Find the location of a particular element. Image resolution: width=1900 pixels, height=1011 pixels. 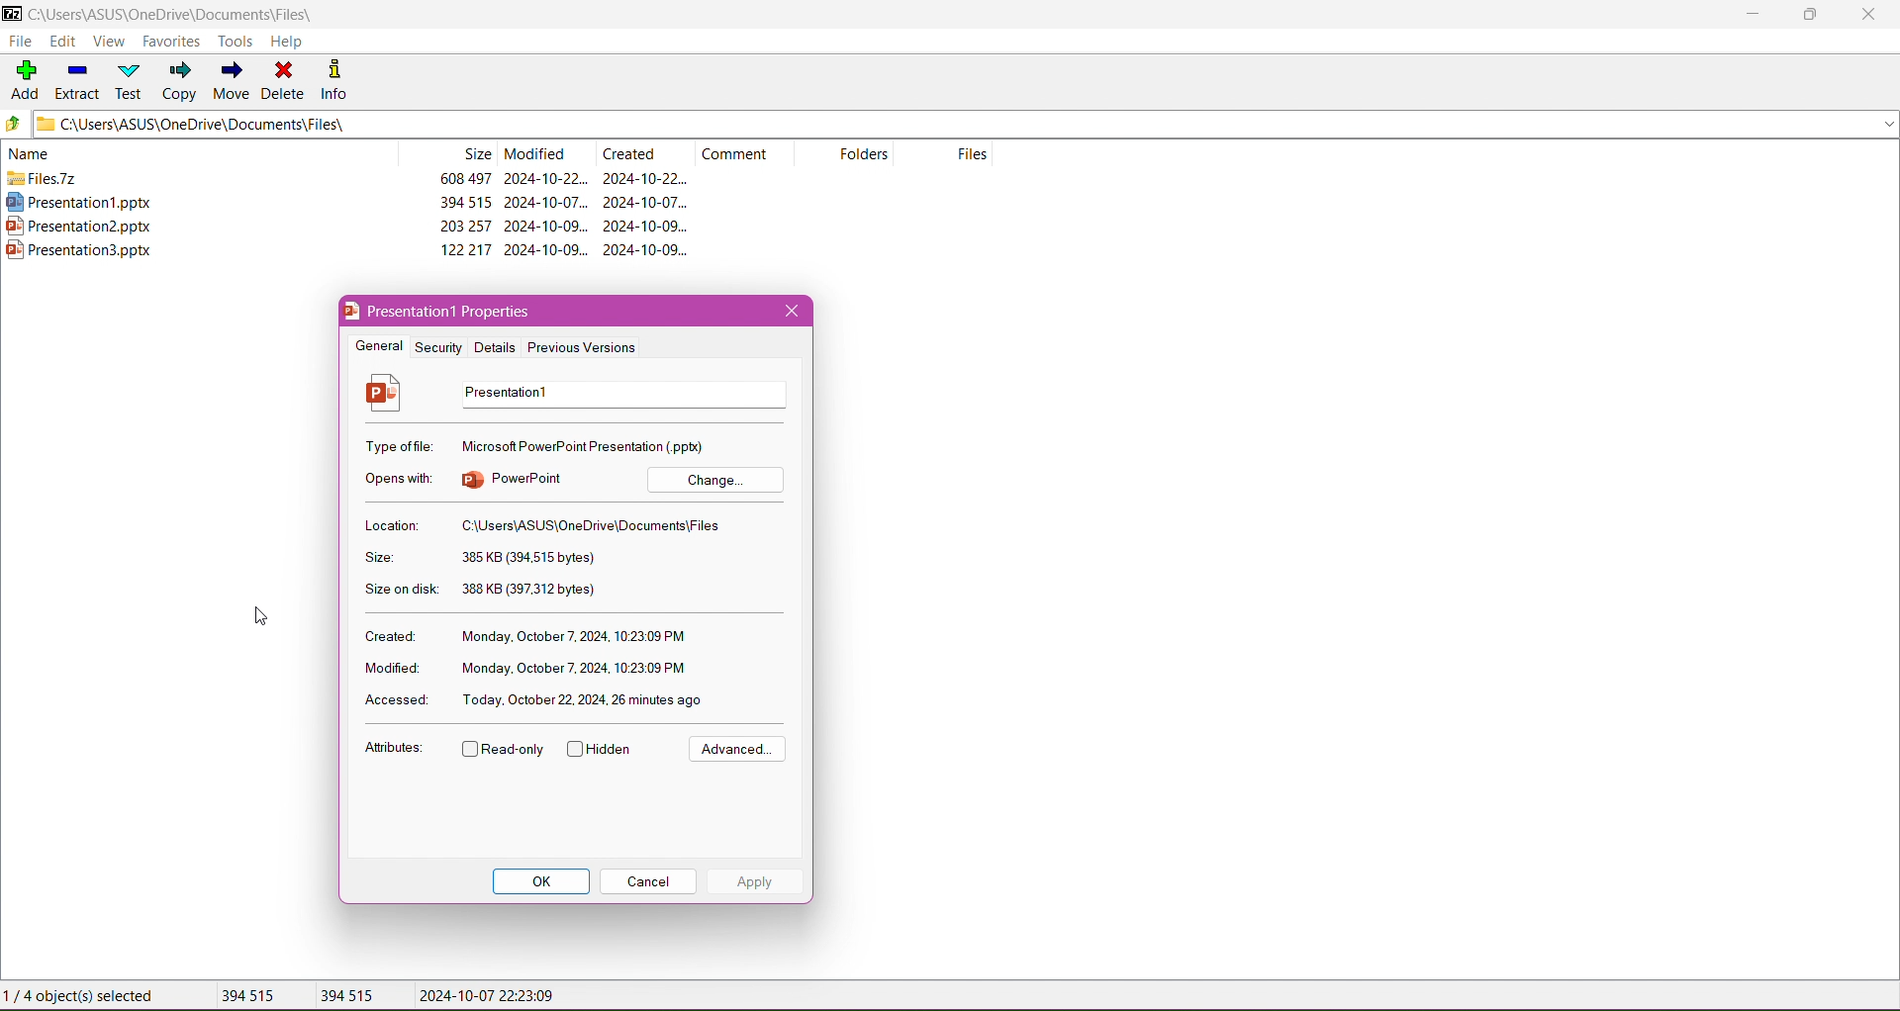

Modified: is located at coordinates (388, 671).